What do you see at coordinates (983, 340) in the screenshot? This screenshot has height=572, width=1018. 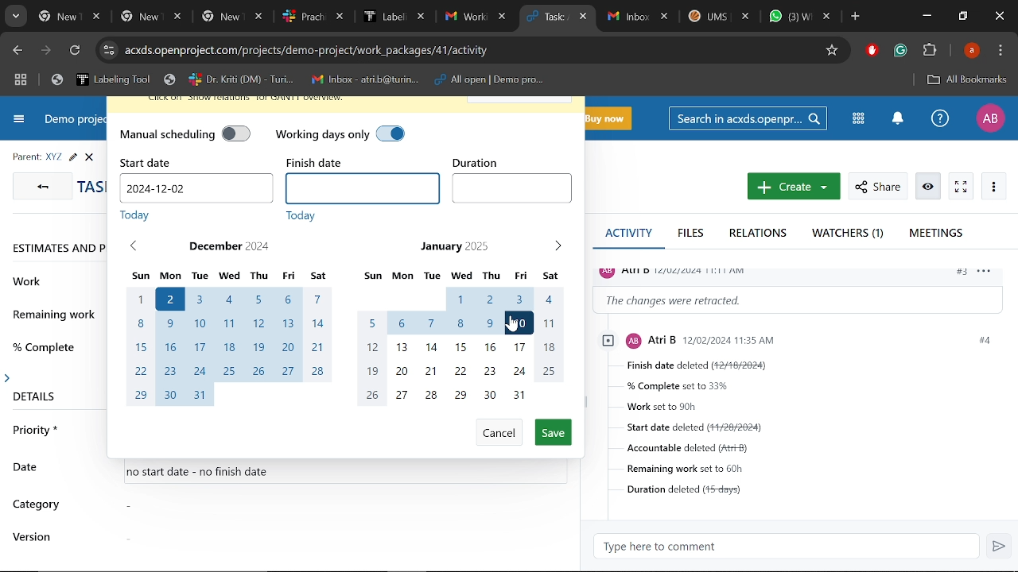 I see `#4` at bounding box center [983, 340].